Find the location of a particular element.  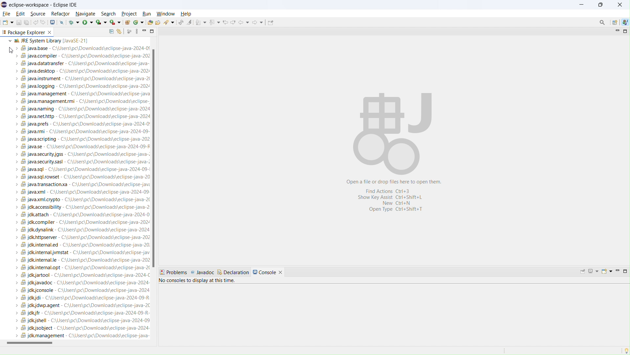

new is located at coordinates (8, 22).